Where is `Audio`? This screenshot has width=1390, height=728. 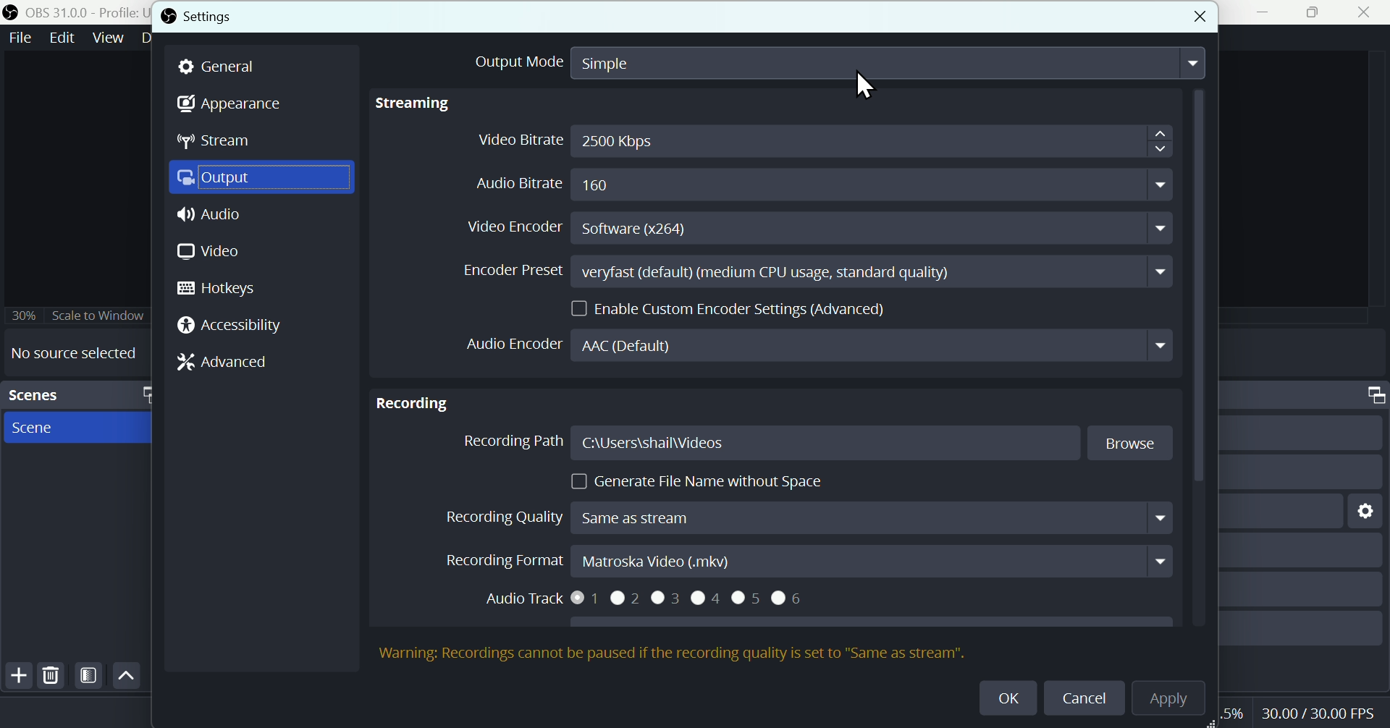 Audio is located at coordinates (261, 213).